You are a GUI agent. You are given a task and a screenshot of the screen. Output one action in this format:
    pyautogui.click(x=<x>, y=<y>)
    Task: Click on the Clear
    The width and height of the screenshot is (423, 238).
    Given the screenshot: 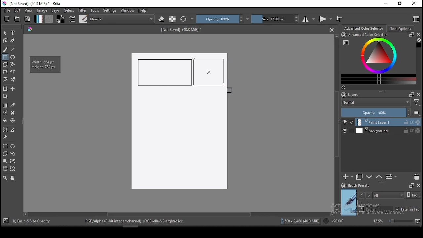 What is the action you would take?
    pyautogui.click(x=419, y=41)
    